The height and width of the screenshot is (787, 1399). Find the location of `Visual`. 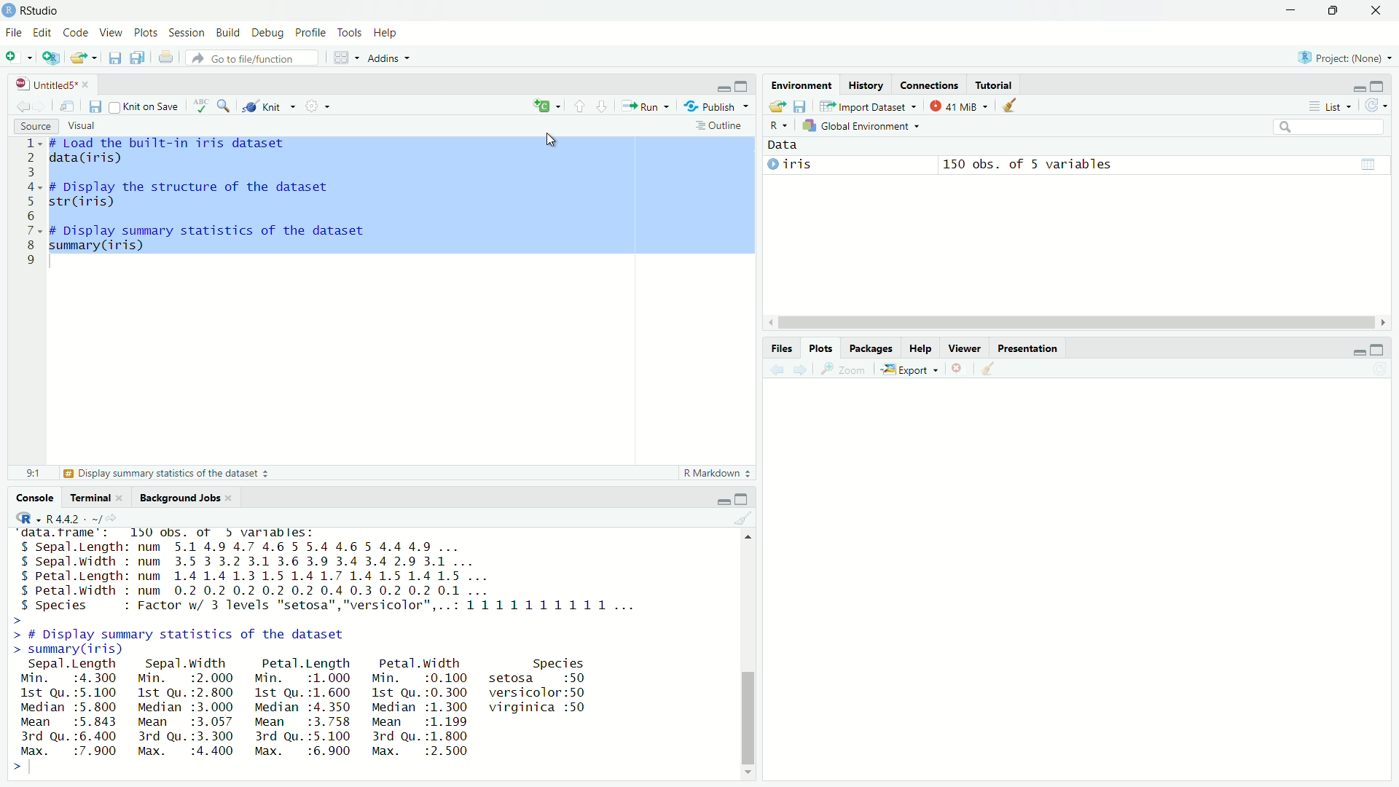

Visual is located at coordinates (82, 126).